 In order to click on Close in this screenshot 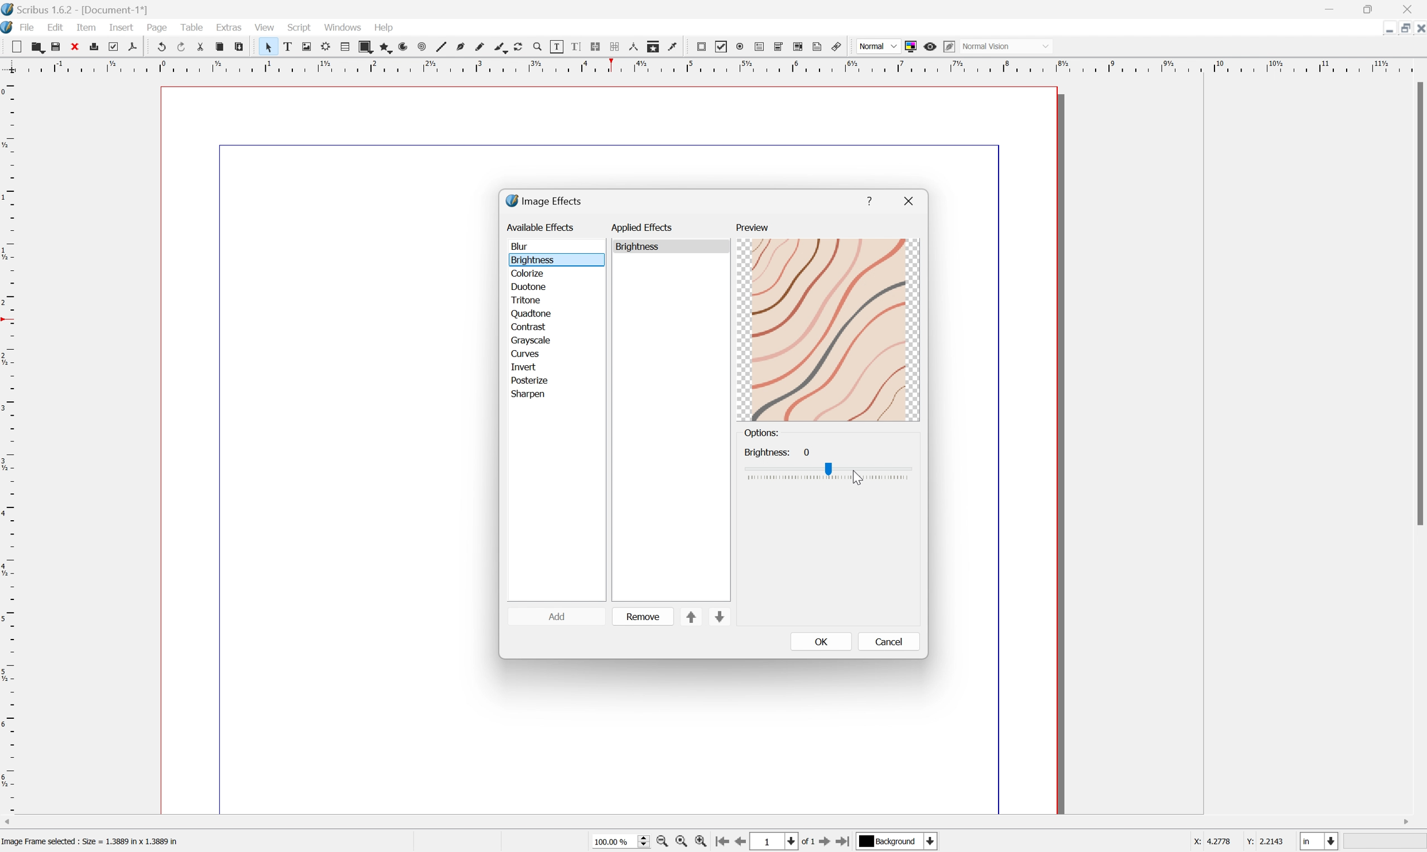, I will do `click(76, 47)`.